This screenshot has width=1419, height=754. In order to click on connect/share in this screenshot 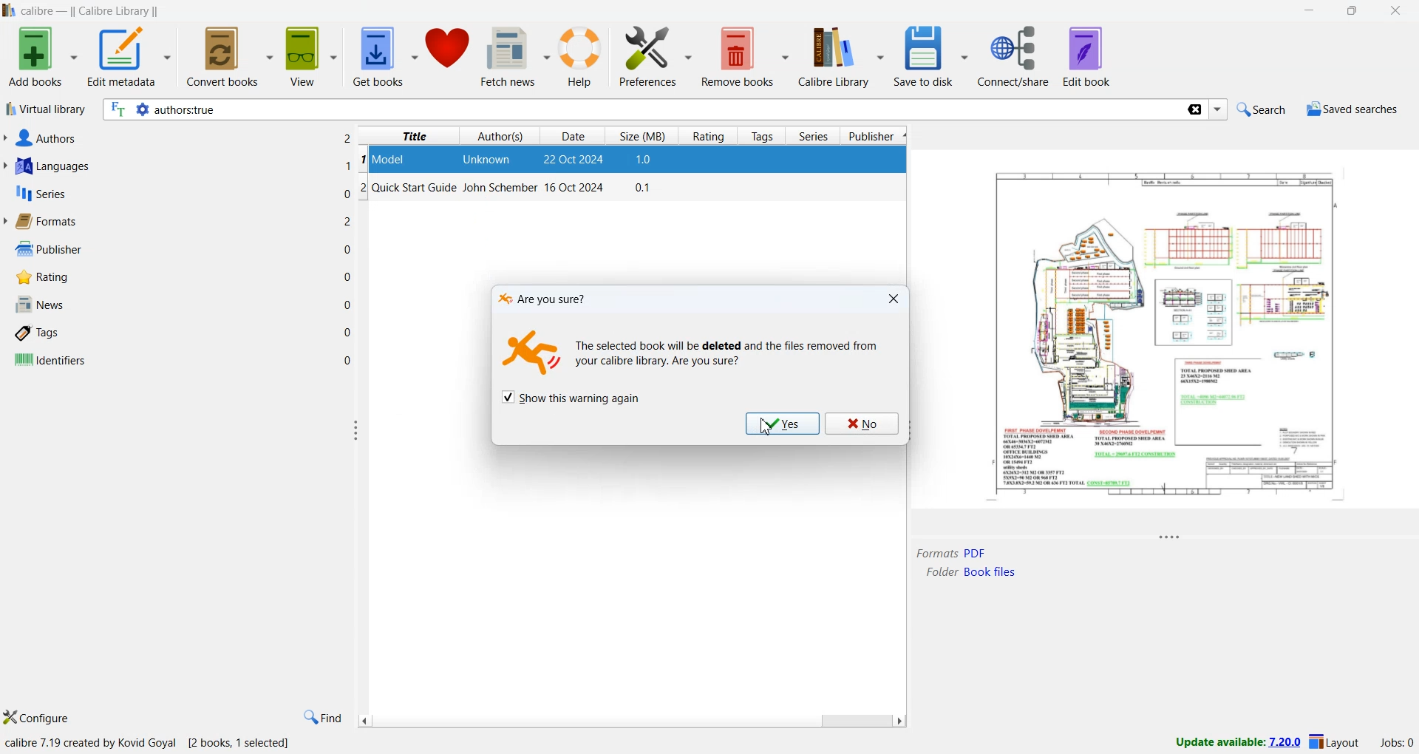, I will do `click(1016, 56)`.